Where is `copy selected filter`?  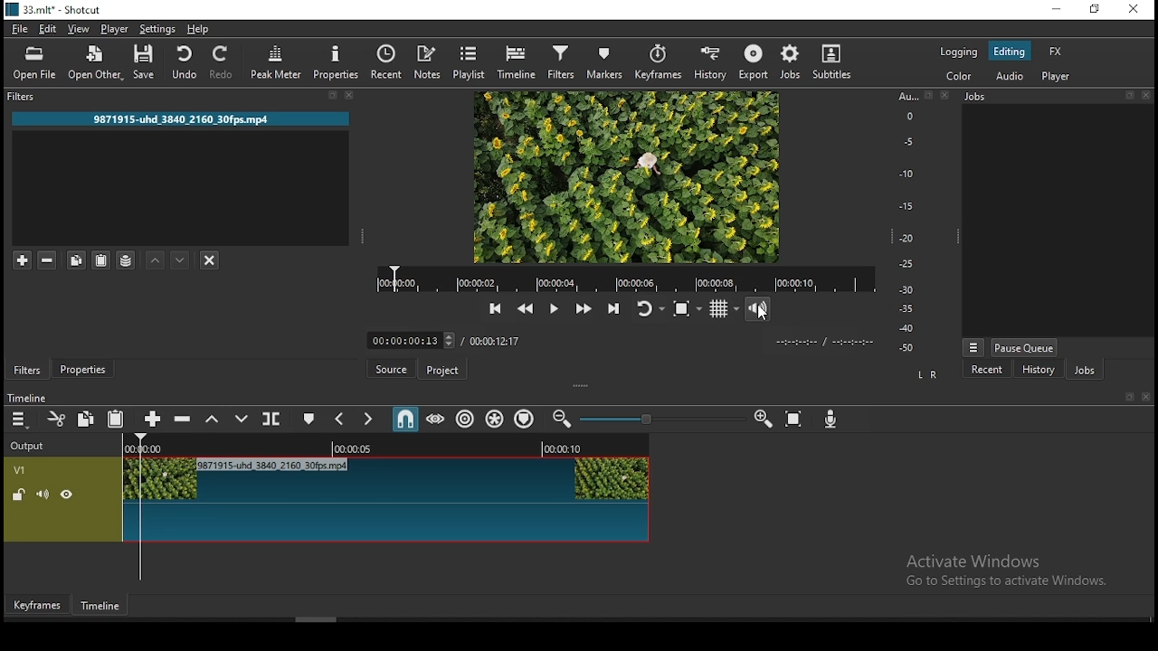
copy selected filter is located at coordinates (73, 259).